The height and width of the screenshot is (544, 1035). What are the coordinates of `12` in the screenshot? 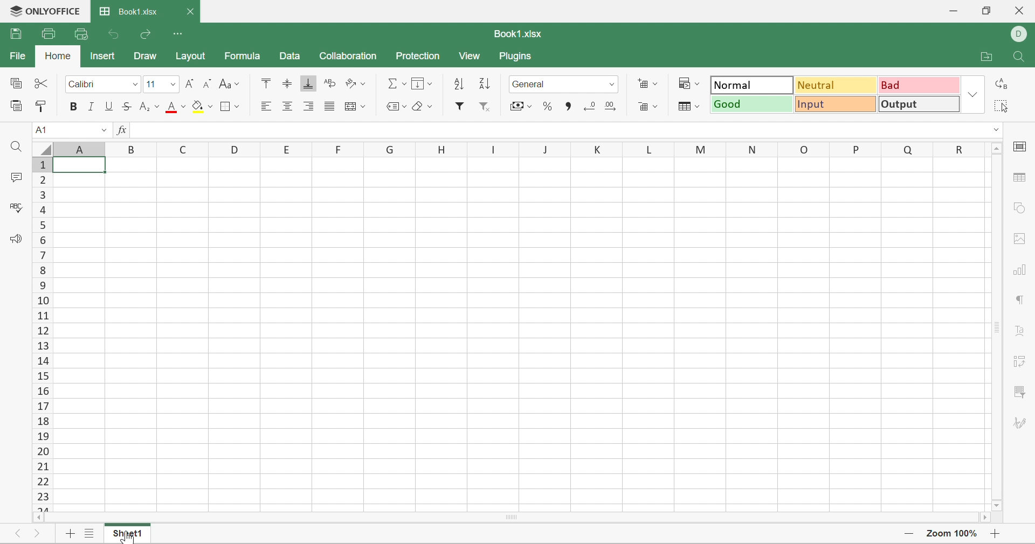 It's located at (41, 331).